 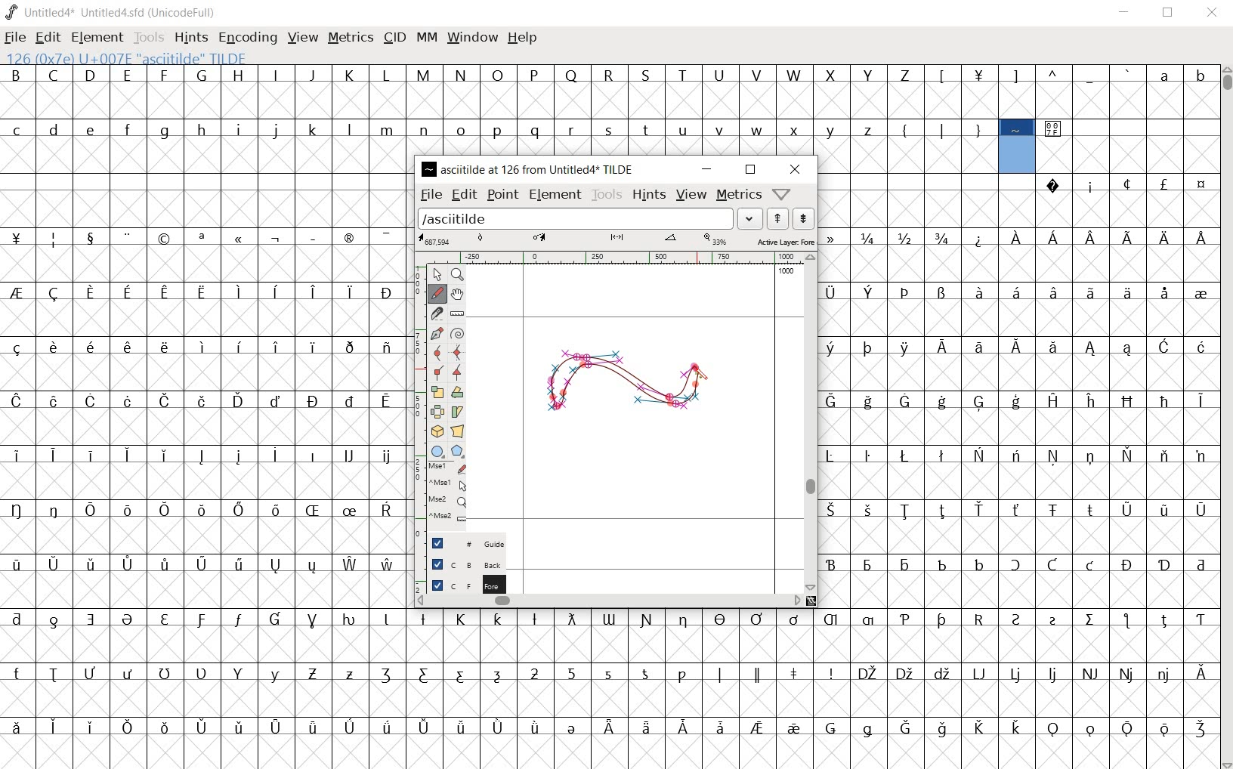 I want to click on active layer: FORE, so click(x=615, y=240).